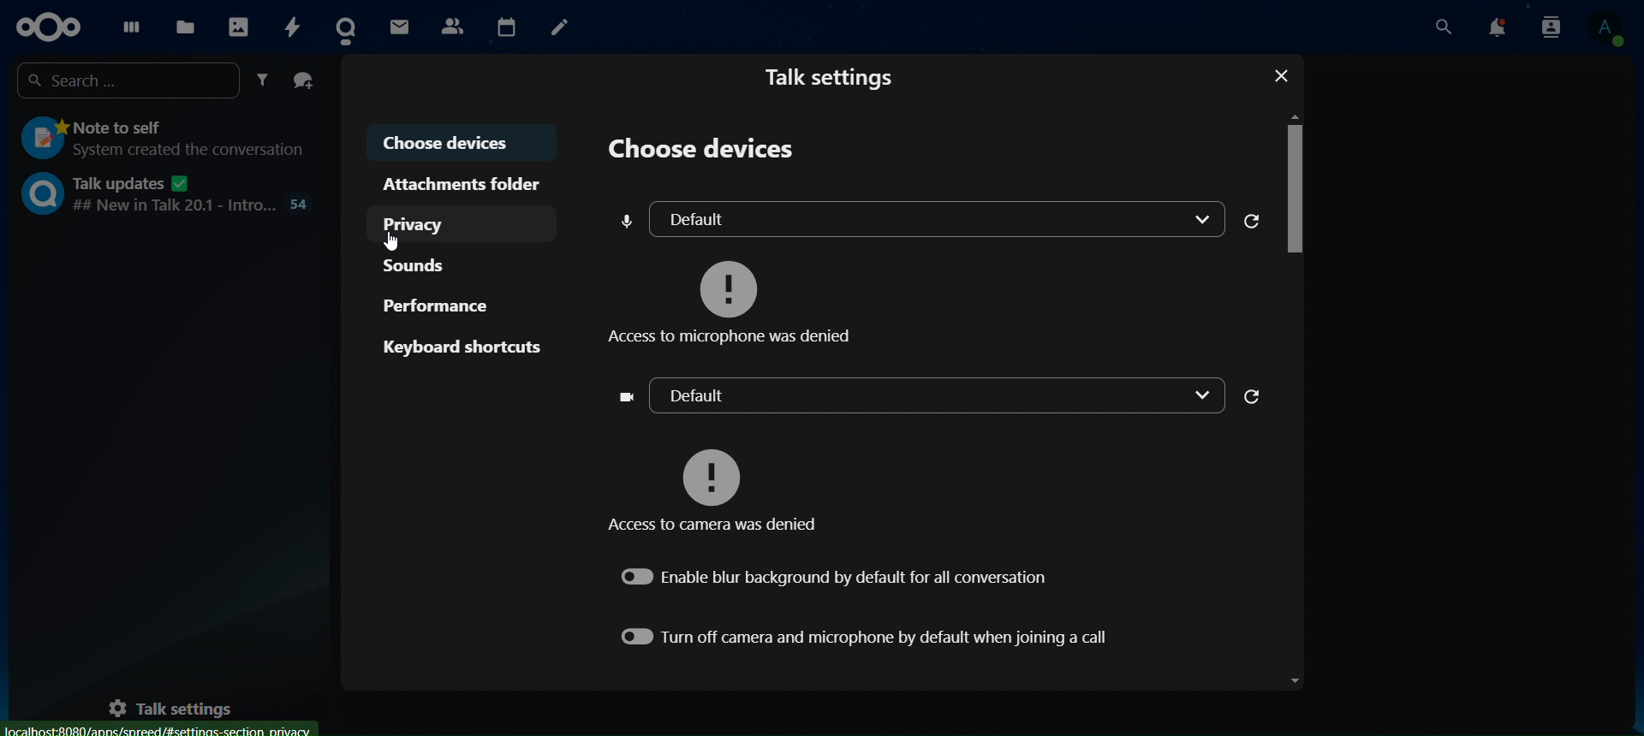 The image size is (1644, 736). What do you see at coordinates (432, 222) in the screenshot?
I see `privacy` at bounding box center [432, 222].